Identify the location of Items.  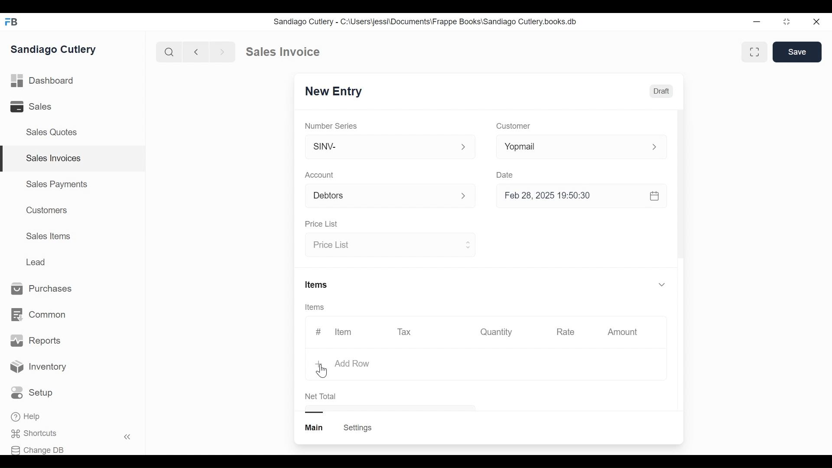
(315, 307).